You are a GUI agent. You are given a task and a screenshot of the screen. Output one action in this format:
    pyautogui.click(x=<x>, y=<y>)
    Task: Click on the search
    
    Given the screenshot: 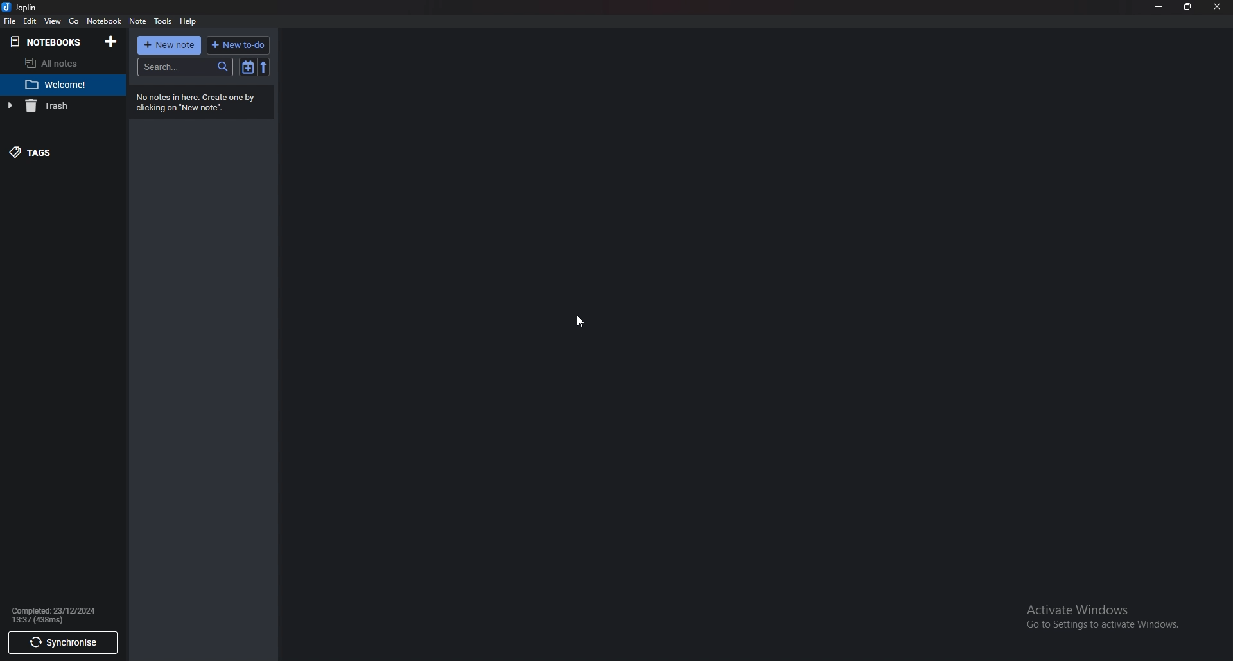 What is the action you would take?
    pyautogui.click(x=185, y=67)
    